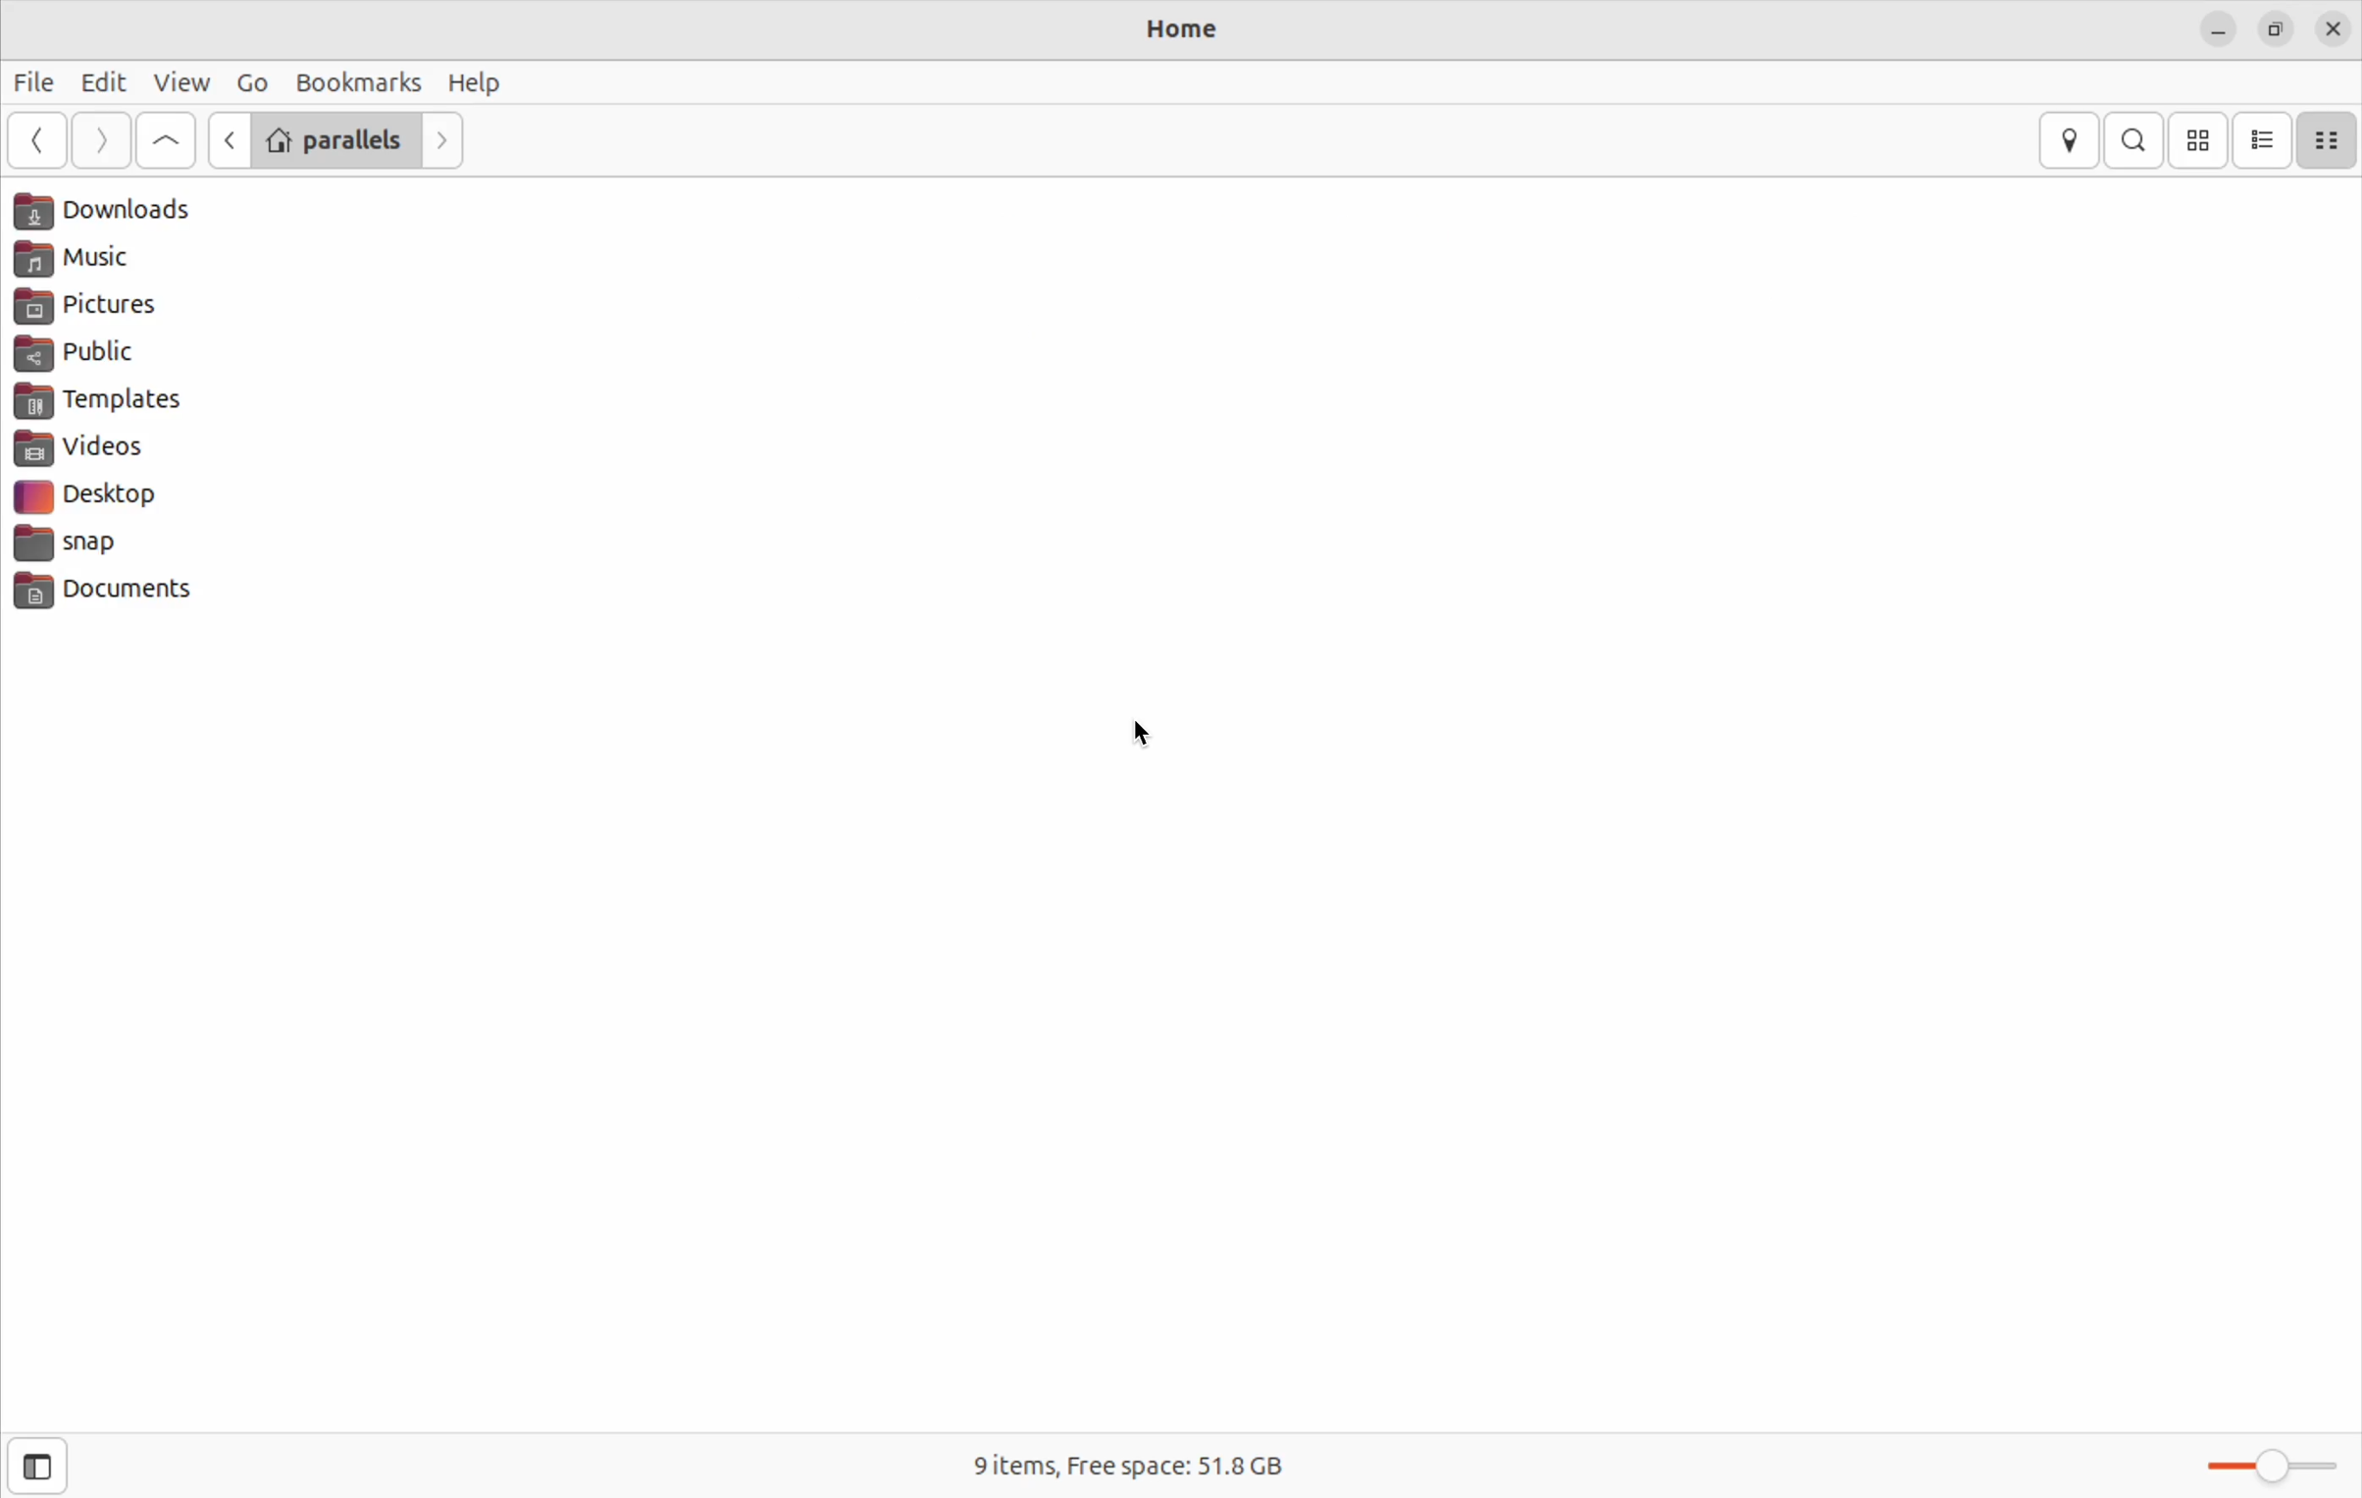 This screenshot has height=1498, width=2362. I want to click on desktop, so click(117, 499).